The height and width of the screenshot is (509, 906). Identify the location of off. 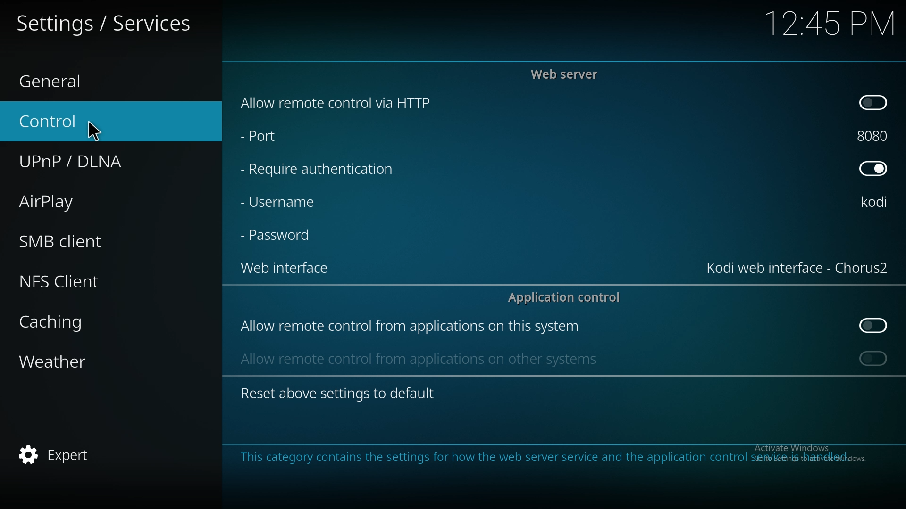
(875, 326).